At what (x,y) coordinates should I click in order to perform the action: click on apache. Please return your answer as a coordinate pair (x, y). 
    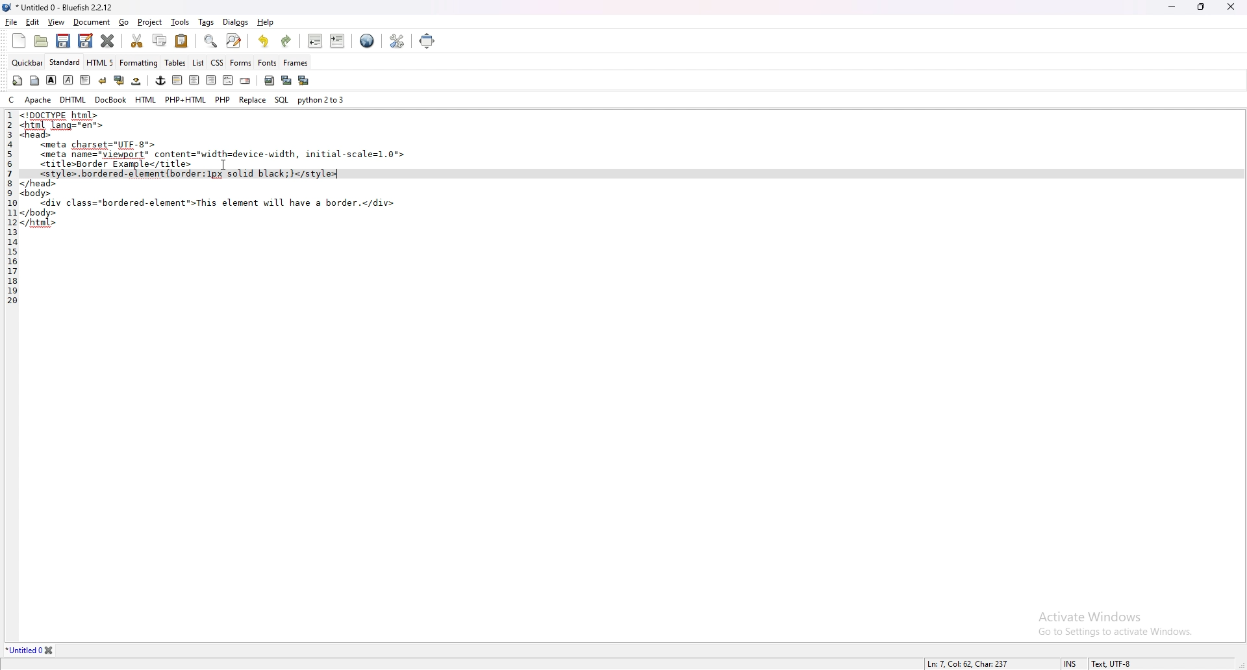
    Looking at the image, I should click on (38, 99).